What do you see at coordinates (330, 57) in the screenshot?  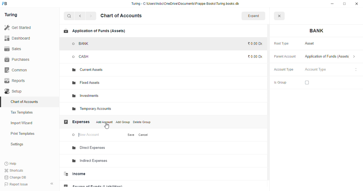 I see `application of funds (assets)` at bounding box center [330, 57].